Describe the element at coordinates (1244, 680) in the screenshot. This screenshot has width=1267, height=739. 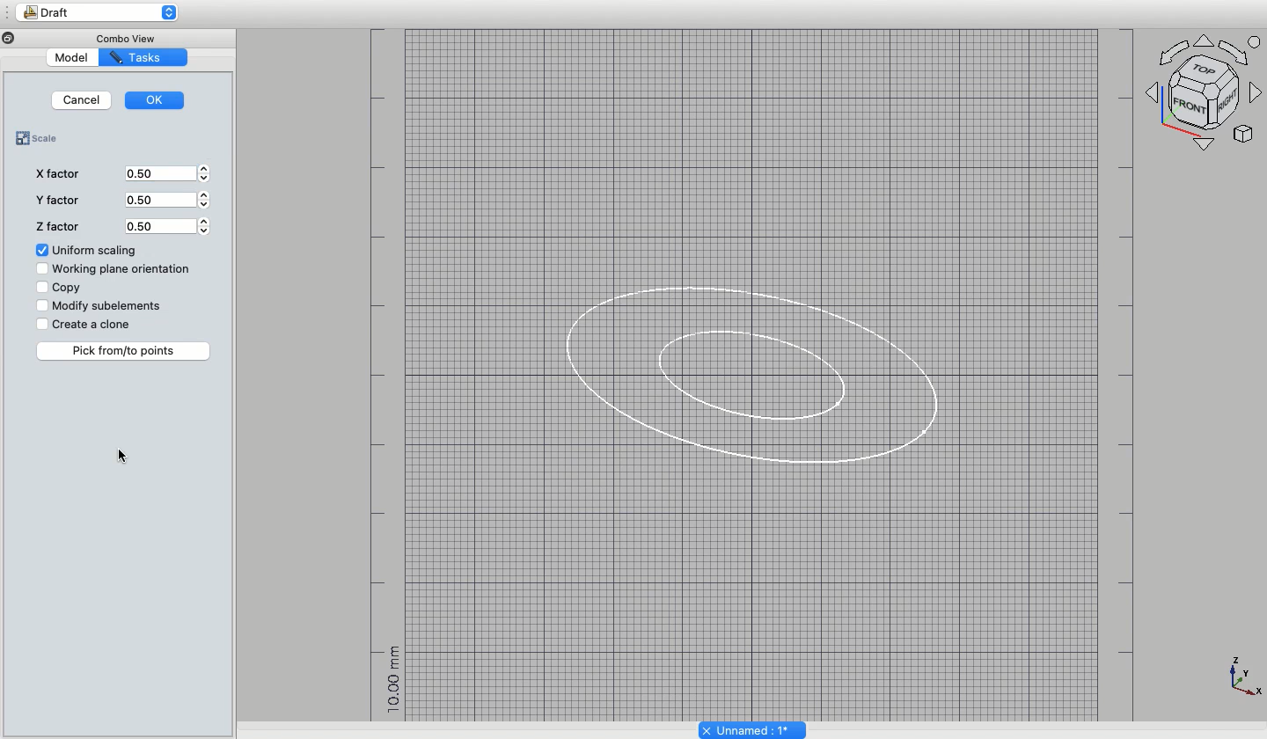
I see `Axes` at that location.